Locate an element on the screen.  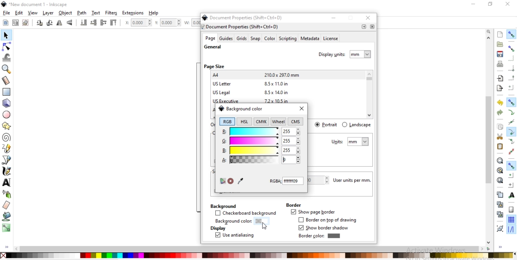
draw calligraphic or brush strokes is located at coordinates (8, 171).